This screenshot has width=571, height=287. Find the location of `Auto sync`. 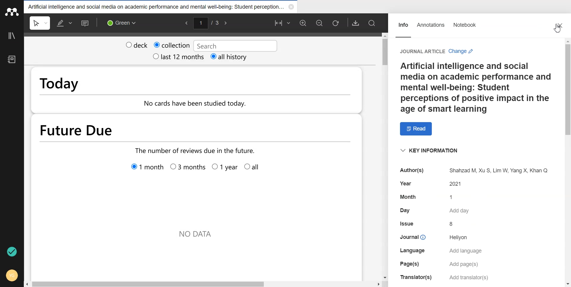

Auto sync is located at coordinates (13, 252).